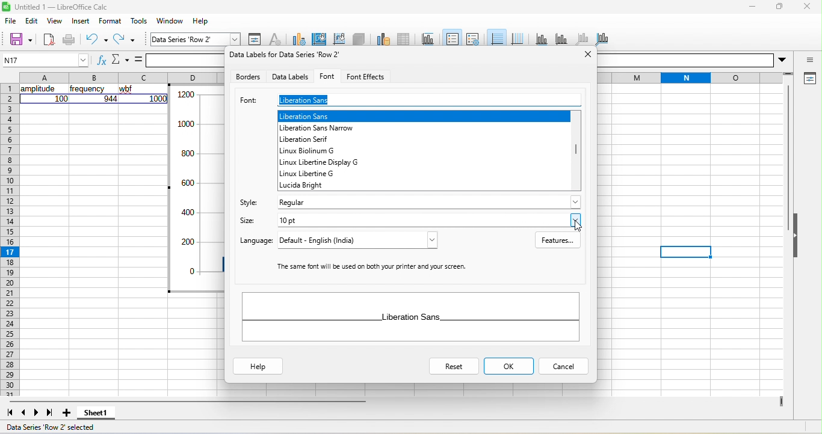 The width and height of the screenshot is (822, 434). What do you see at coordinates (185, 37) in the screenshot?
I see `data series row 2` at bounding box center [185, 37].